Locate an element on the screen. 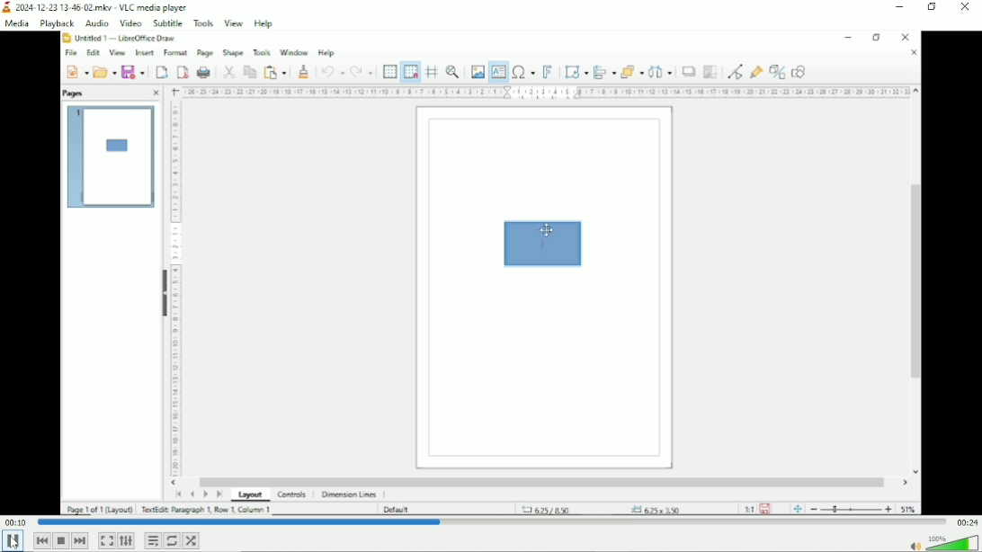 The height and width of the screenshot is (552, 982). Tools is located at coordinates (204, 24).